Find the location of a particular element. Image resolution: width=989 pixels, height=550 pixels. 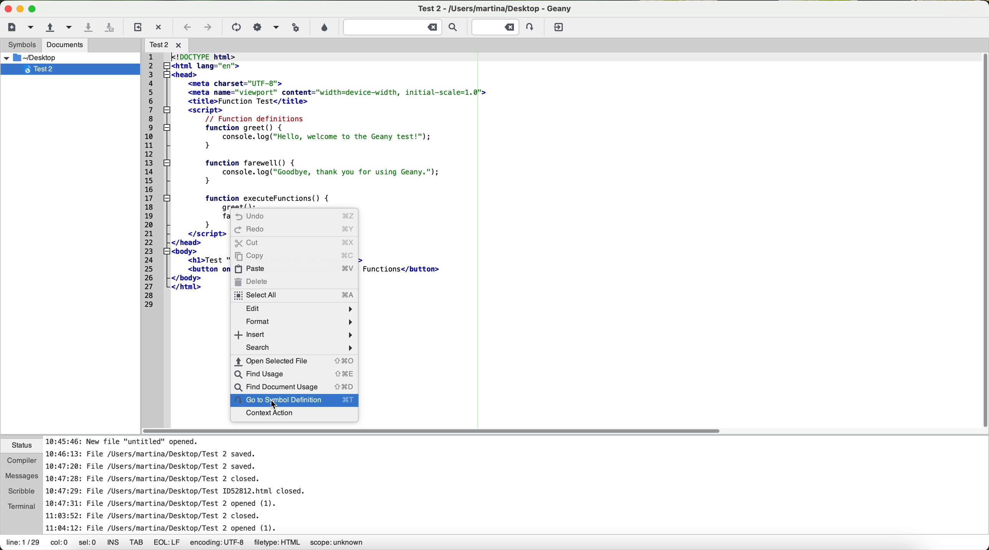

new file is located at coordinates (16, 27).